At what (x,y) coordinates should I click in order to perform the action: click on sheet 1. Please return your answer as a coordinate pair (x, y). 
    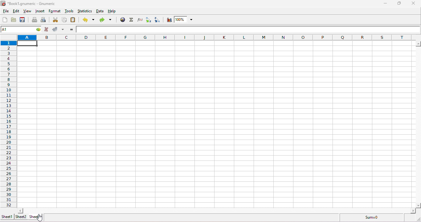
    Looking at the image, I should click on (7, 218).